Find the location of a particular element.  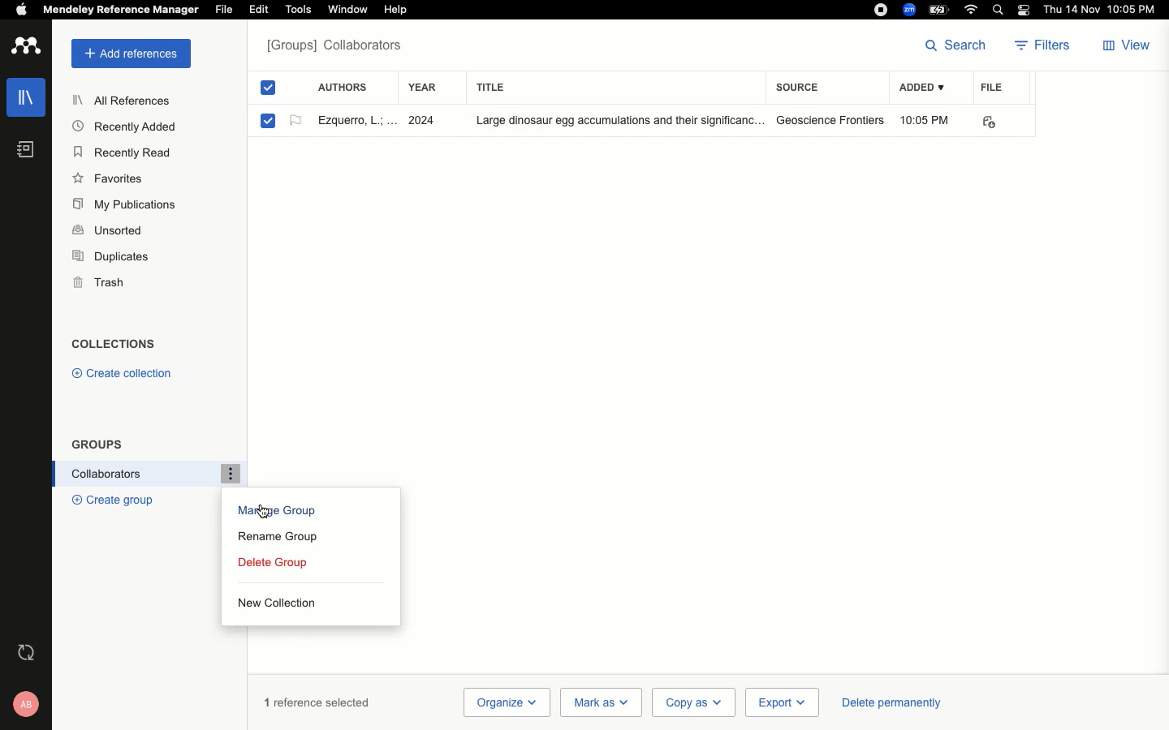

Rename group is located at coordinates (284, 538).